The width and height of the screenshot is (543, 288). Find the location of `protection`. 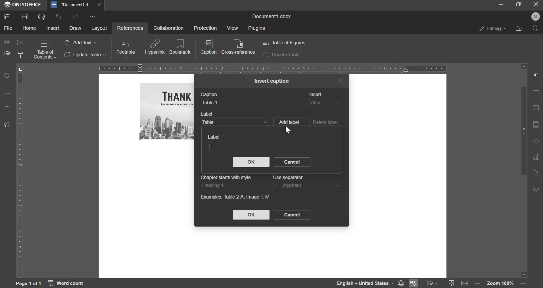

protection is located at coordinates (205, 28).